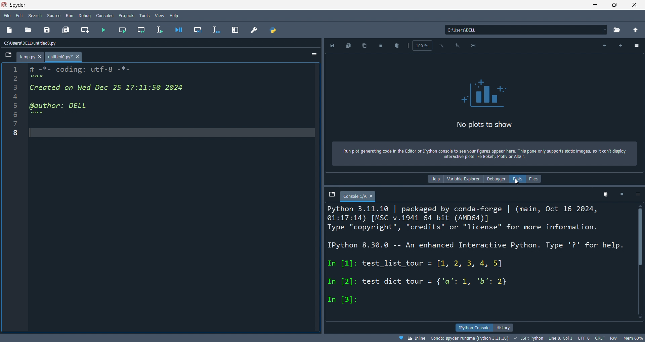 The image size is (645, 342). What do you see at coordinates (637, 45) in the screenshot?
I see `more options` at bounding box center [637, 45].